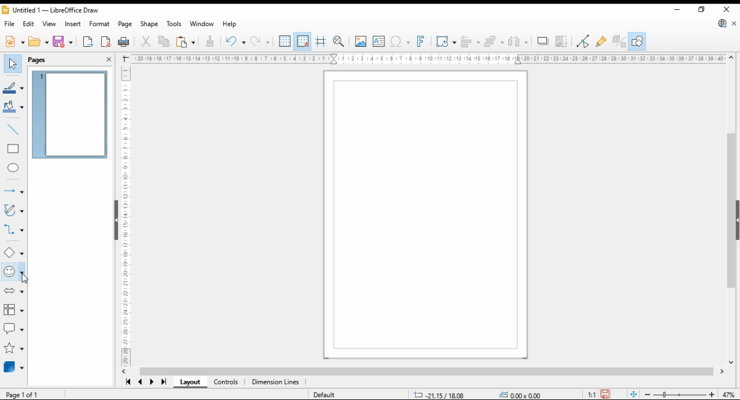 The height and width of the screenshot is (400, 740). What do you see at coordinates (303, 40) in the screenshot?
I see `snap to grid` at bounding box center [303, 40].